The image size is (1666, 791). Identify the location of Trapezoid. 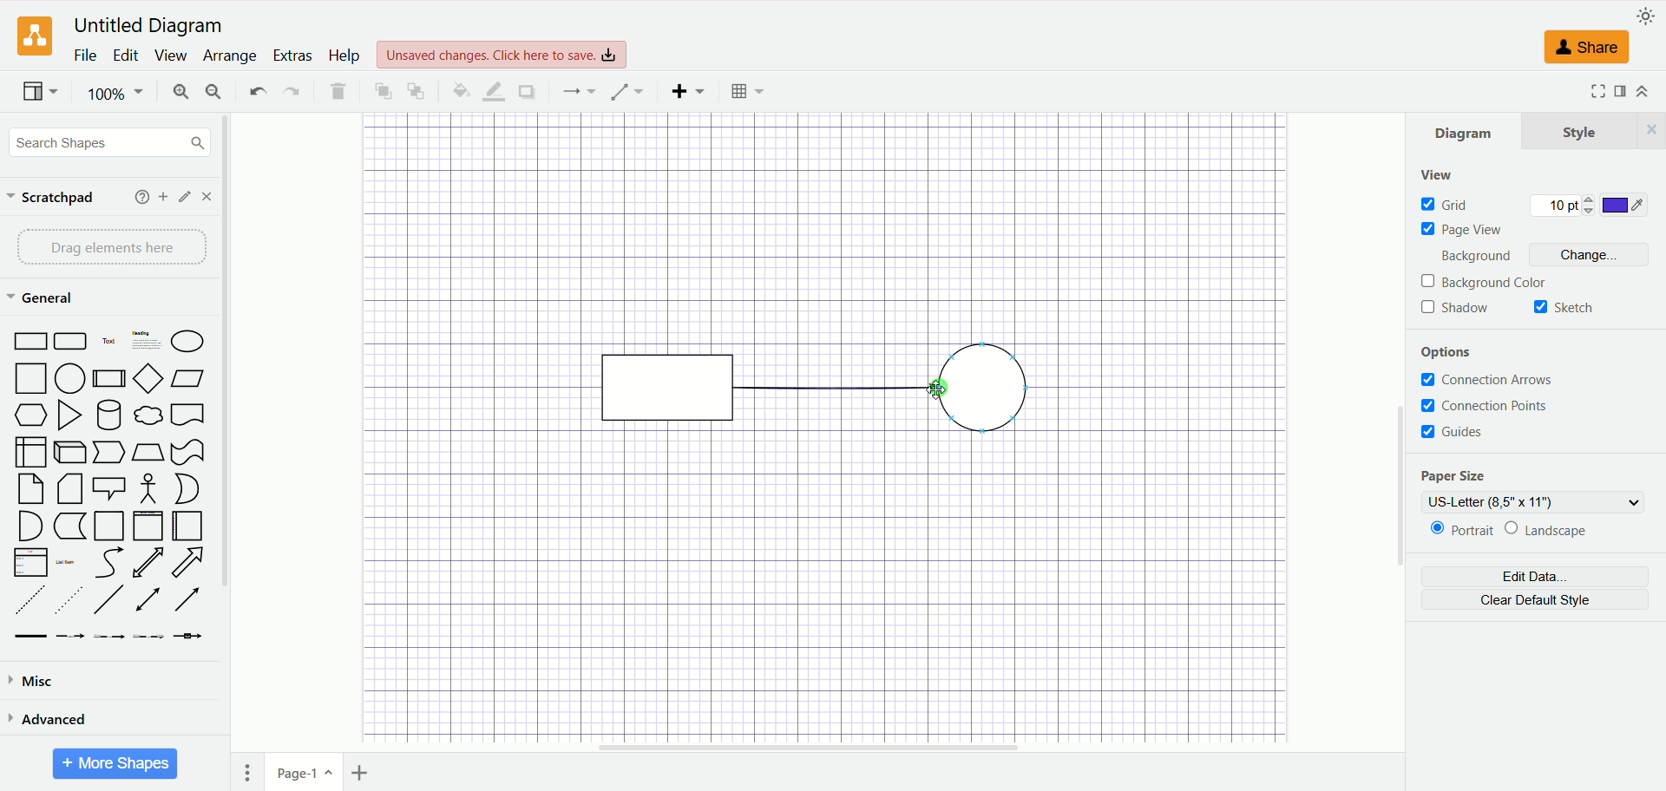
(149, 452).